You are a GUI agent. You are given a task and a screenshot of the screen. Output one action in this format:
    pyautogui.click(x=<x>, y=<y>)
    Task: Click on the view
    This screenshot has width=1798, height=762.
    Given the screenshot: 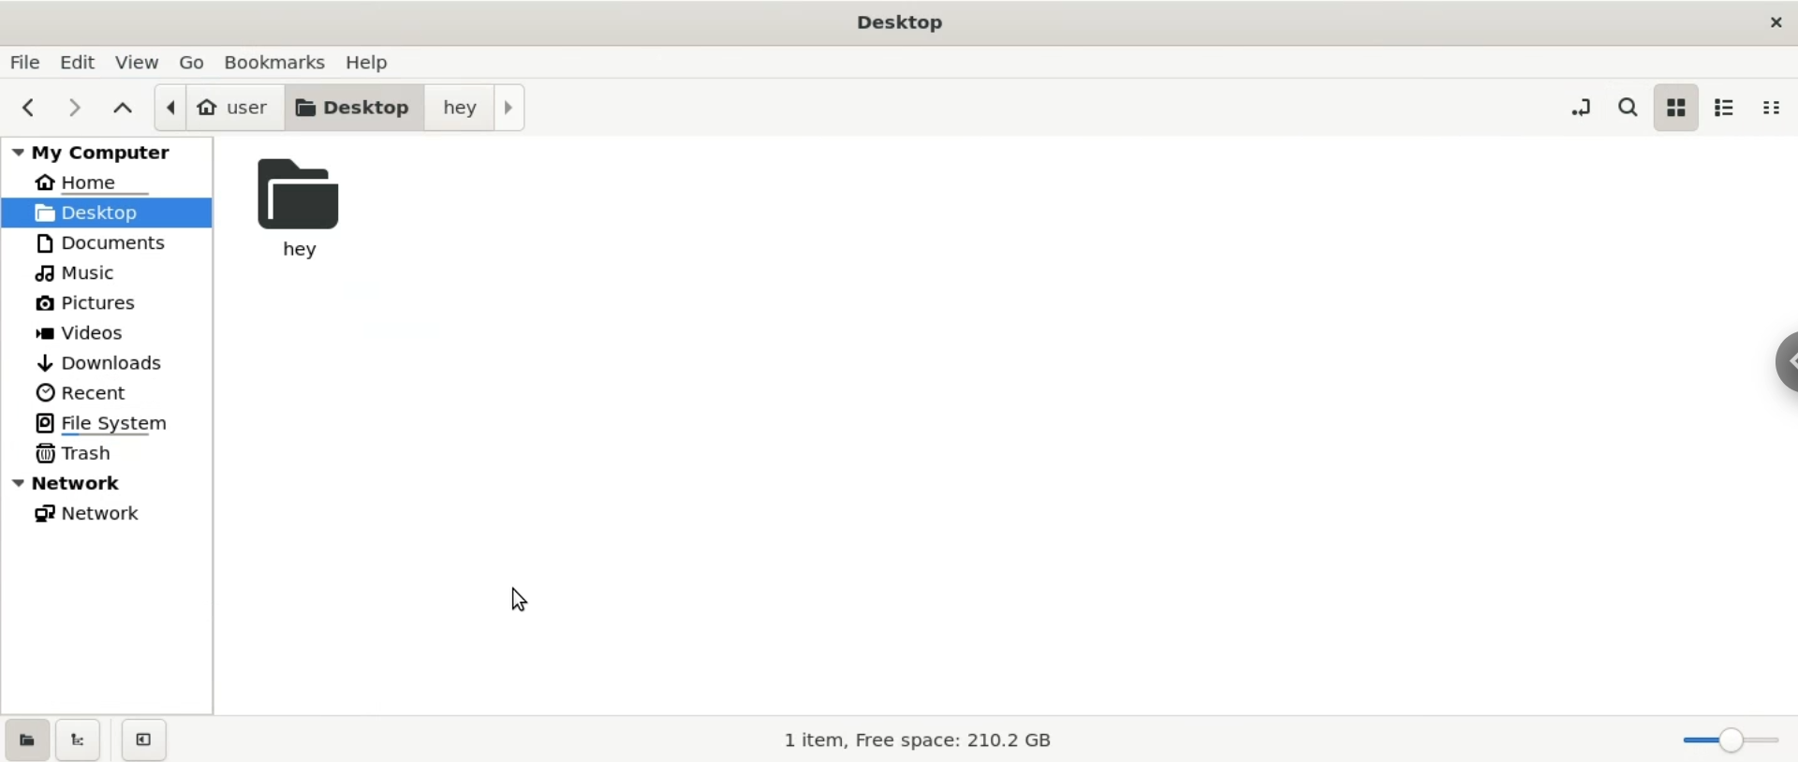 What is the action you would take?
    pyautogui.click(x=141, y=64)
    